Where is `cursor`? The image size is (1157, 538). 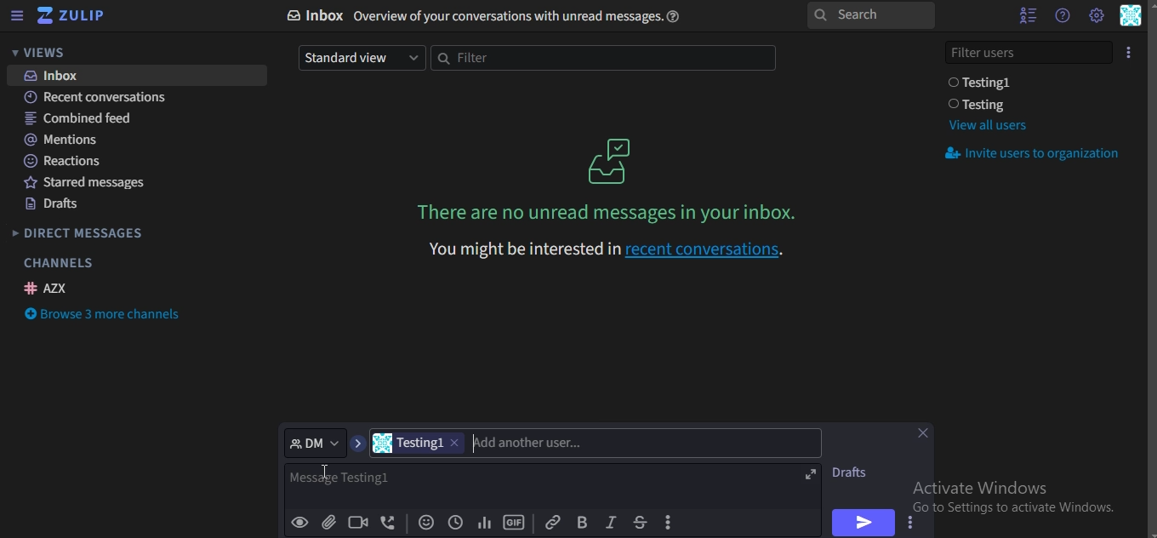 cursor is located at coordinates (327, 476).